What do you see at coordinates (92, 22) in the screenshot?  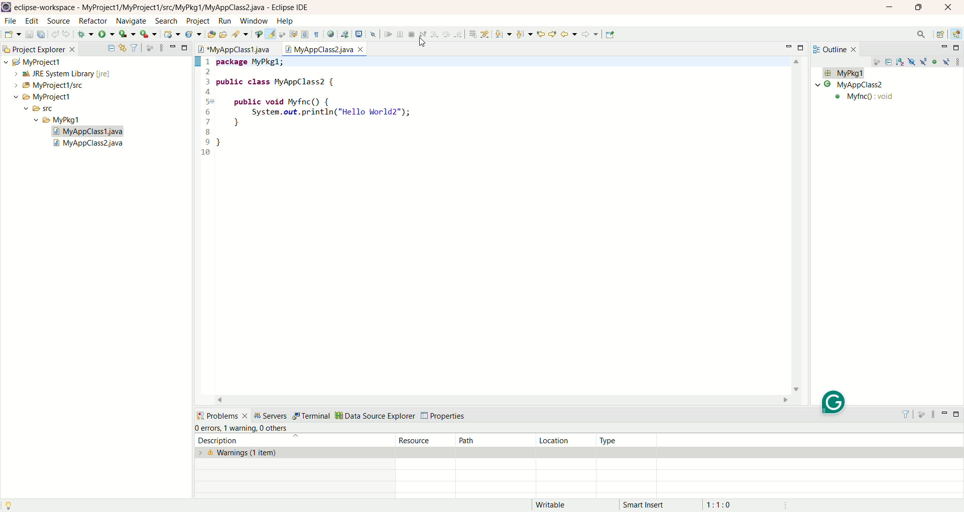 I see `refactor` at bounding box center [92, 22].